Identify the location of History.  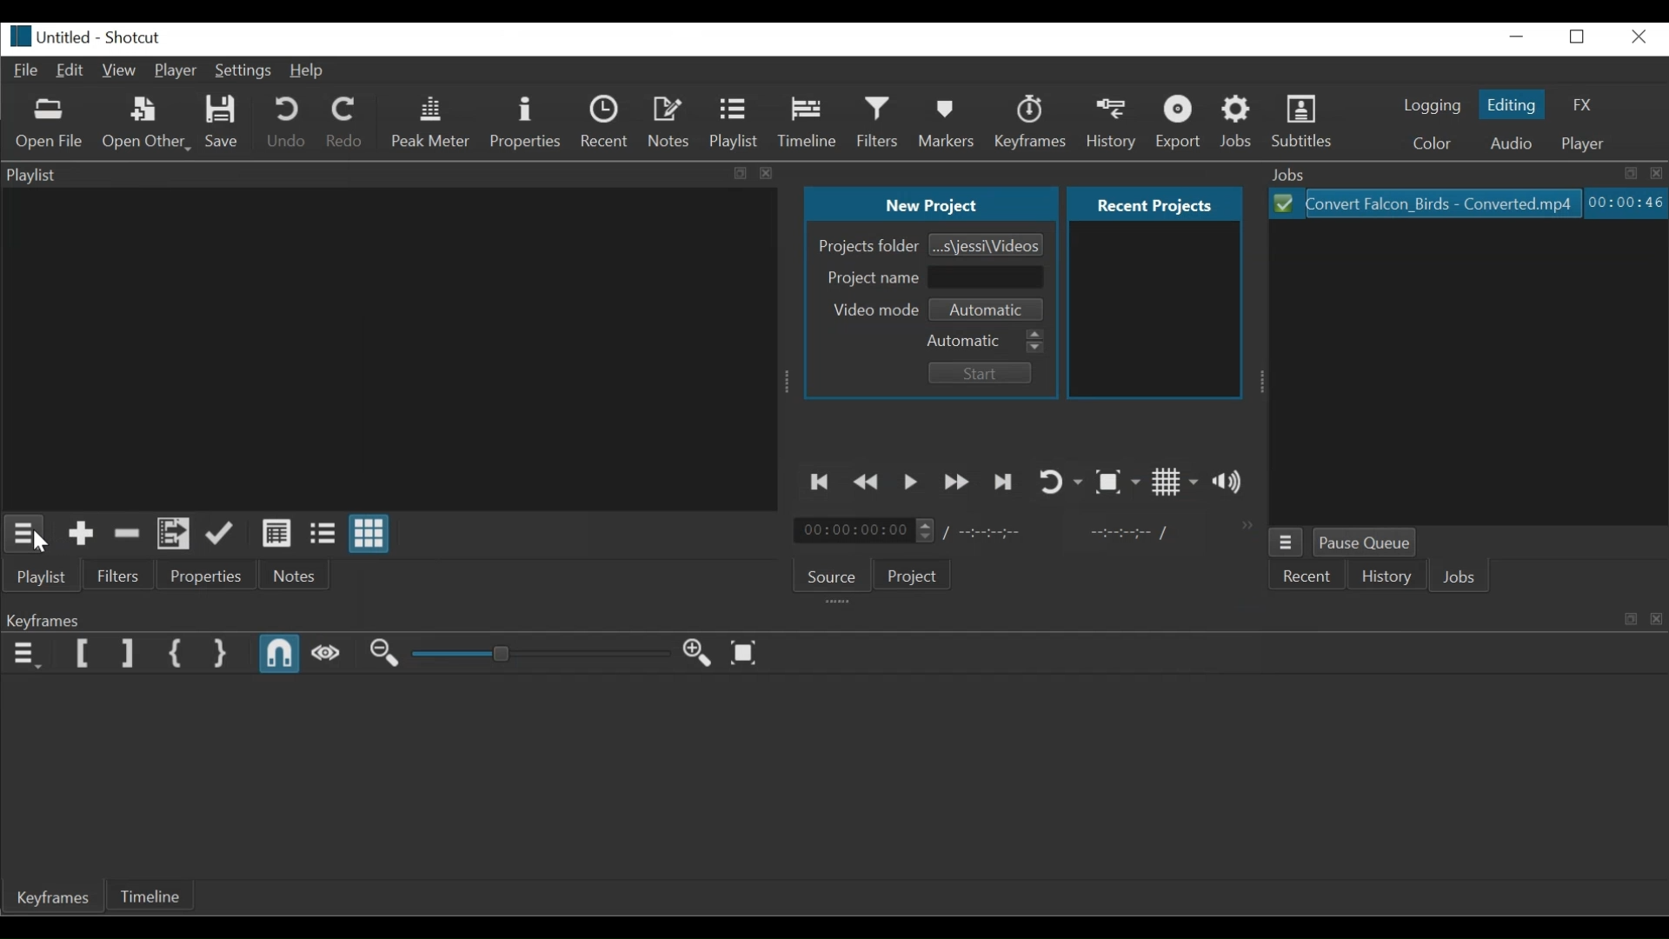
(1386, 574).